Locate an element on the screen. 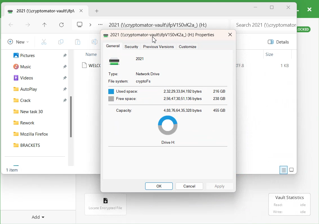 This screenshot has width=319, height=224. close is located at coordinates (309, 9).